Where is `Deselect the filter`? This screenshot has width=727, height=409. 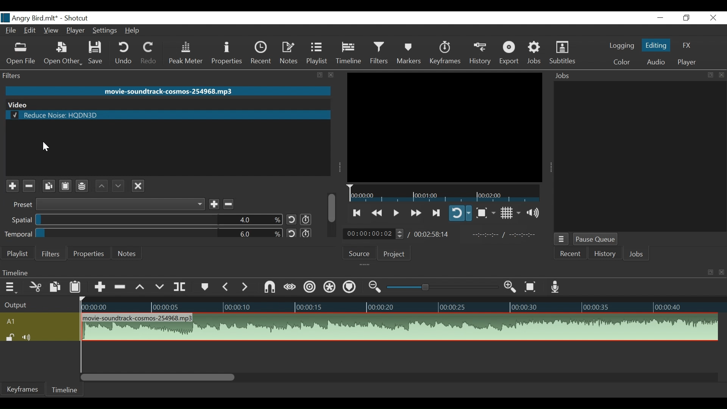 Deselect the filter is located at coordinates (137, 186).